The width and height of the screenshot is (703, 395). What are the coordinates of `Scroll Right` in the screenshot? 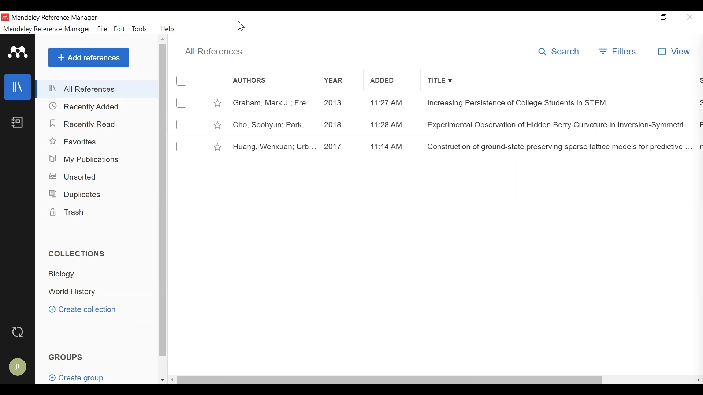 It's located at (699, 380).